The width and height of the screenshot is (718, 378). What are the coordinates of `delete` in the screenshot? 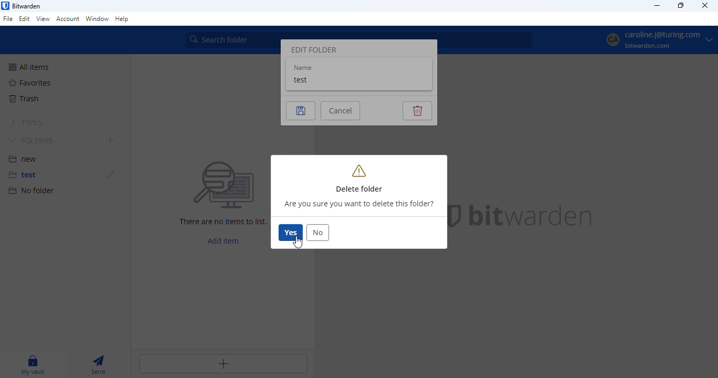 It's located at (417, 111).